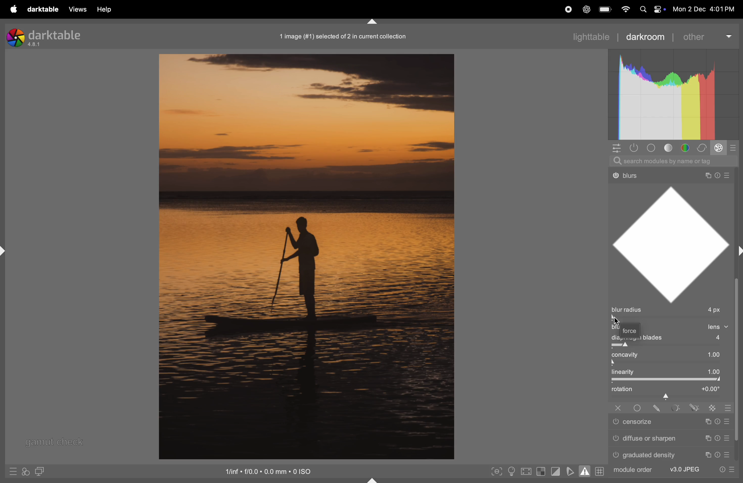  Describe the element at coordinates (657, 408) in the screenshot. I see `` at that location.